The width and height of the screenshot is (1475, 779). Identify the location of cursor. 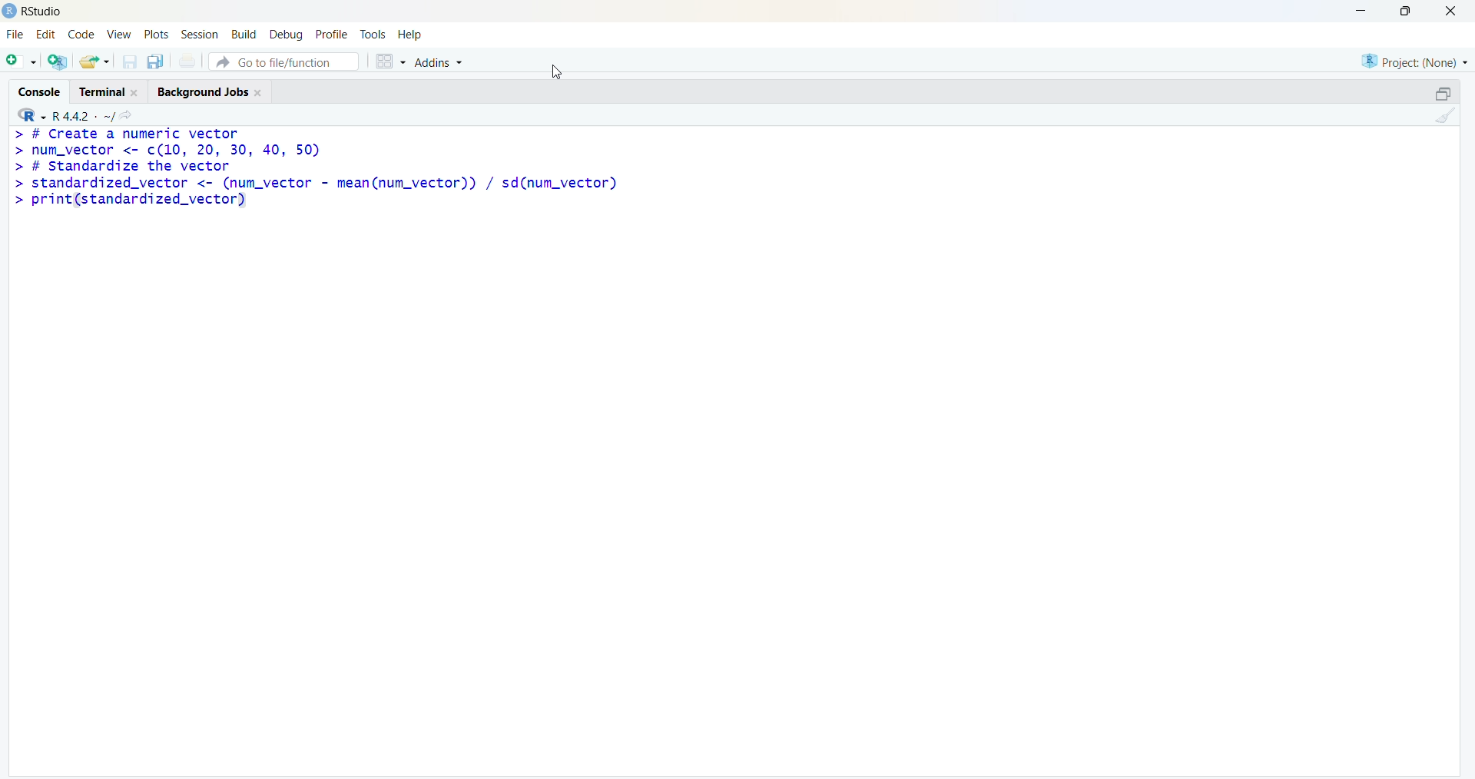
(557, 71).